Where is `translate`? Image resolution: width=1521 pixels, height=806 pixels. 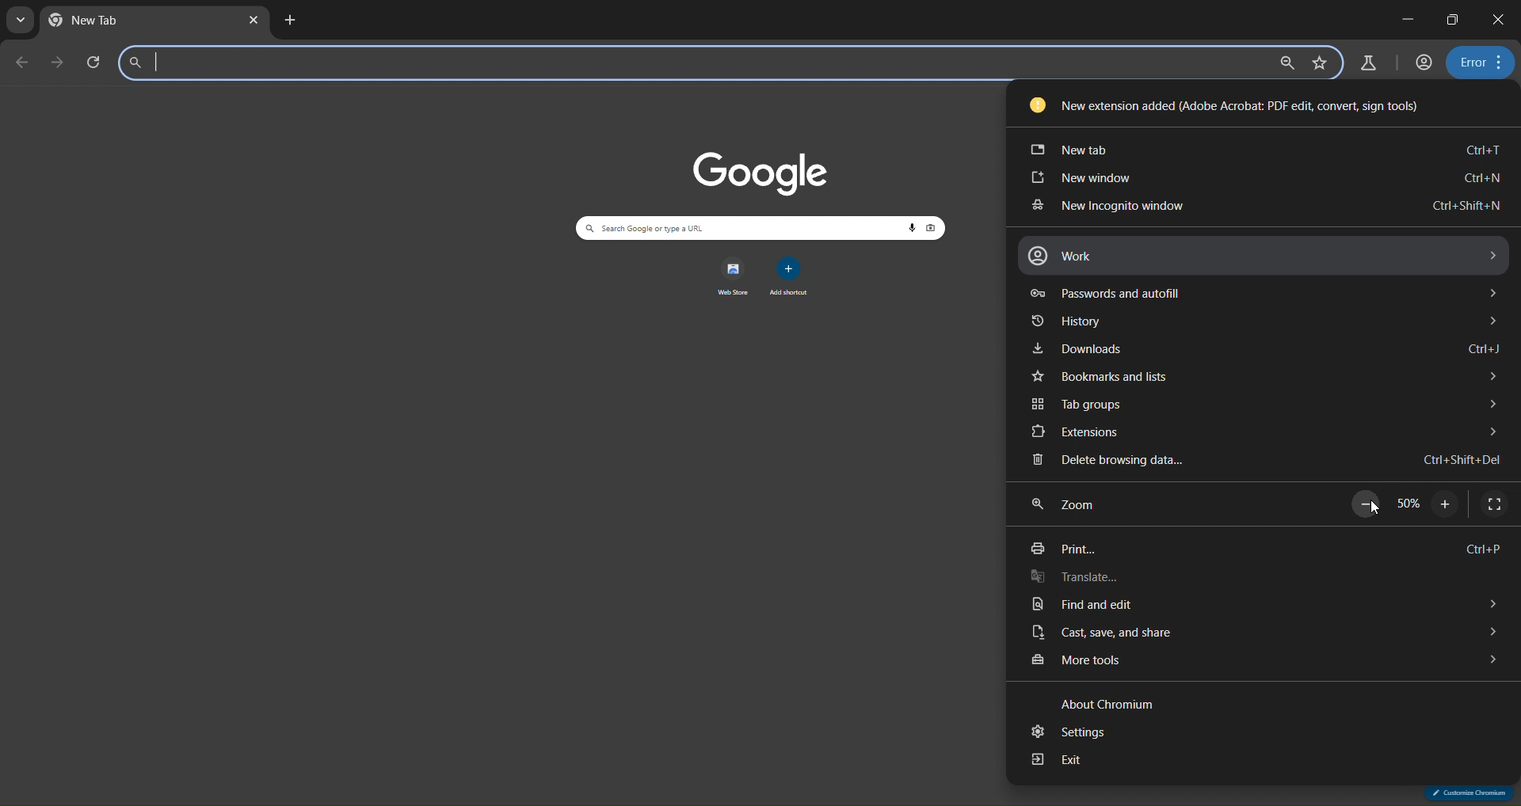 translate is located at coordinates (1267, 575).